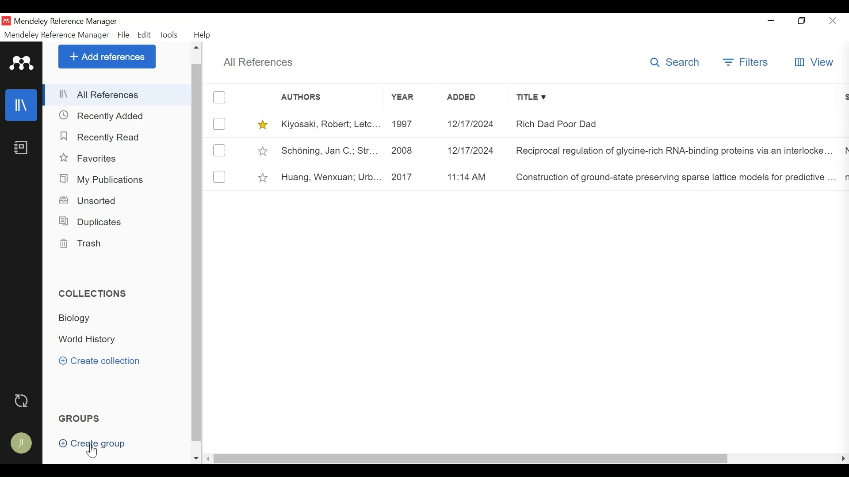 Image resolution: width=849 pixels, height=477 pixels. What do you see at coordinates (329, 125) in the screenshot?
I see `Kiyosaki, Robert; Letc...` at bounding box center [329, 125].